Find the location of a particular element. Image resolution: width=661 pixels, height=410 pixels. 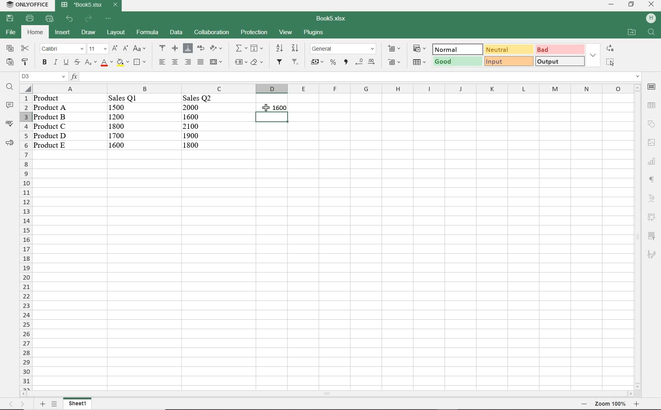

summation is located at coordinates (240, 48).